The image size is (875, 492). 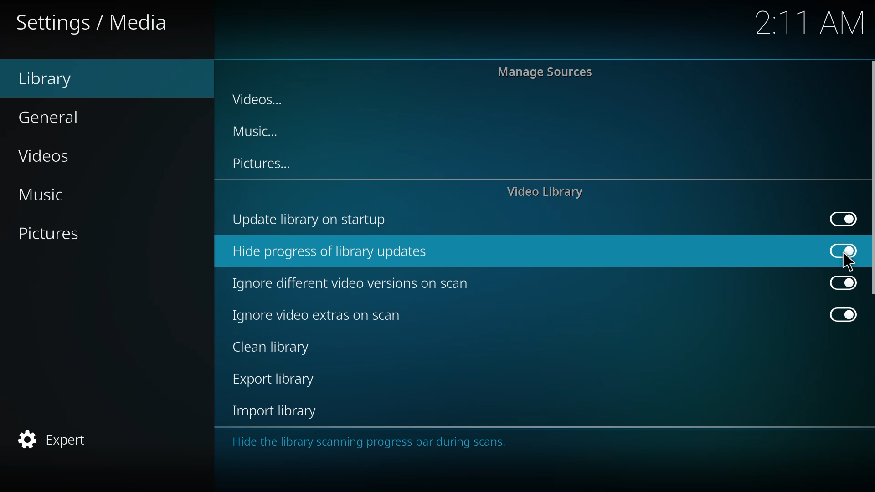 What do you see at coordinates (48, 156) in the screenshot?
I see `videos` at bounding box center [48, 156].